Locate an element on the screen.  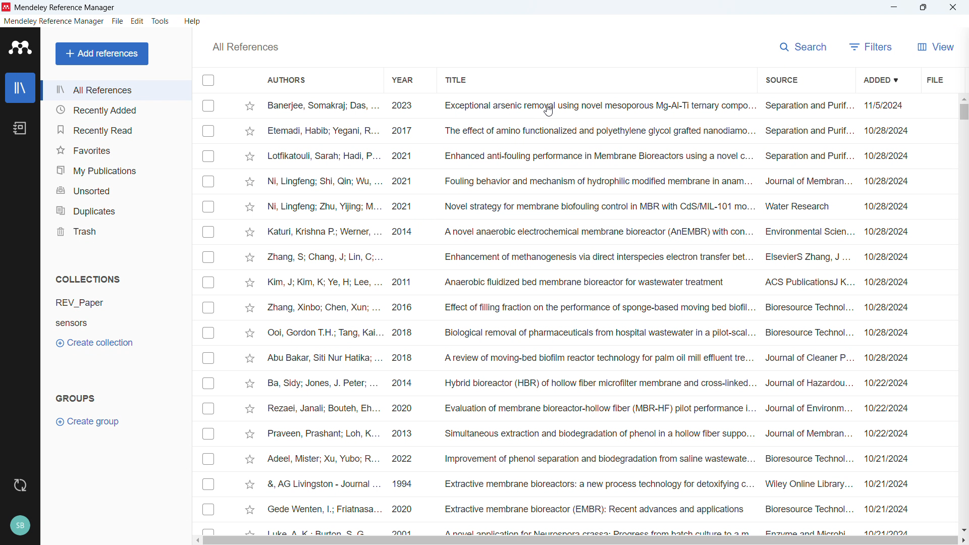
unsorted is located at coordinates (116, 189).